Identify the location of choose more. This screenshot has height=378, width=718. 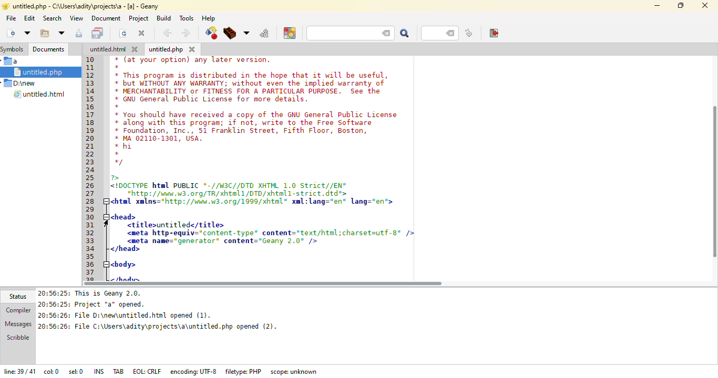
(247, 34).